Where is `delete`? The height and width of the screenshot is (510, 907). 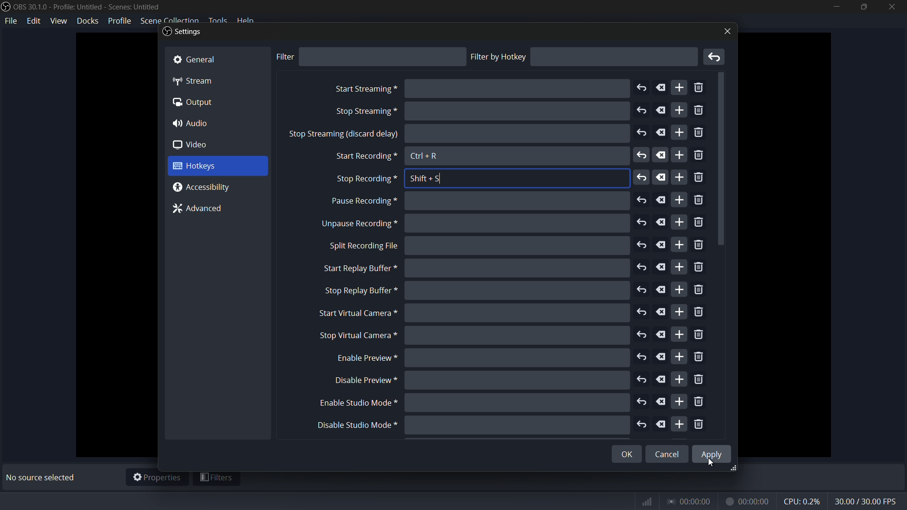
delete is located at coordinates (662, 134).